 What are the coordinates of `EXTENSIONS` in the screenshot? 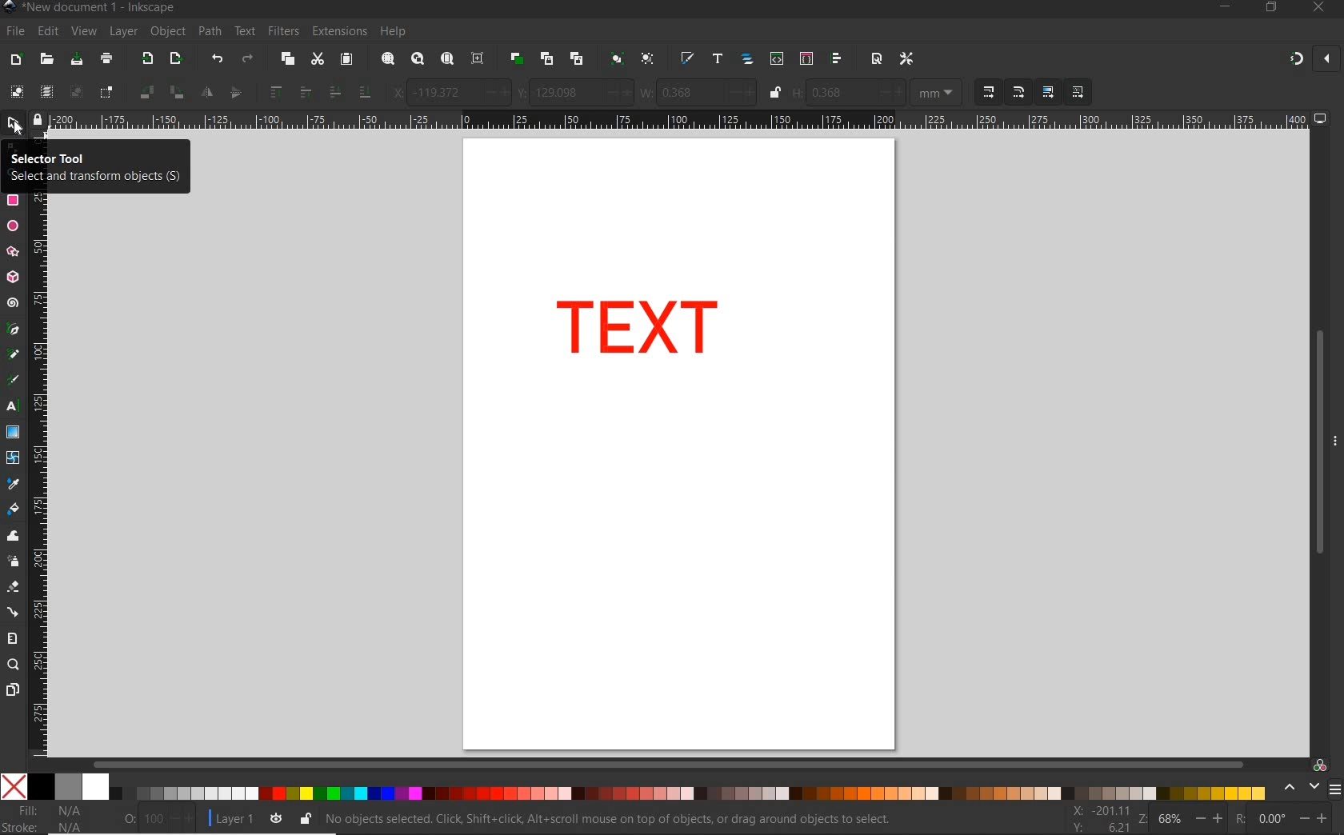 It's located at (338, 30).